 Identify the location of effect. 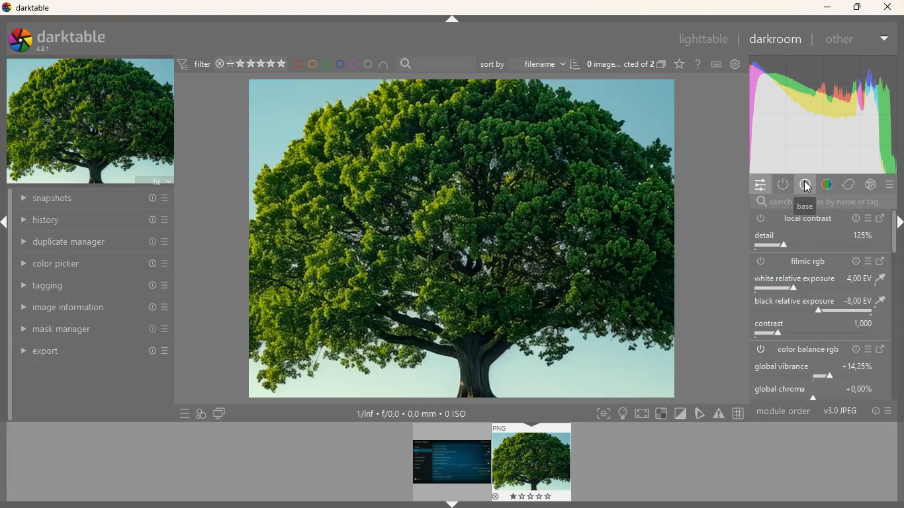
(871, 185).